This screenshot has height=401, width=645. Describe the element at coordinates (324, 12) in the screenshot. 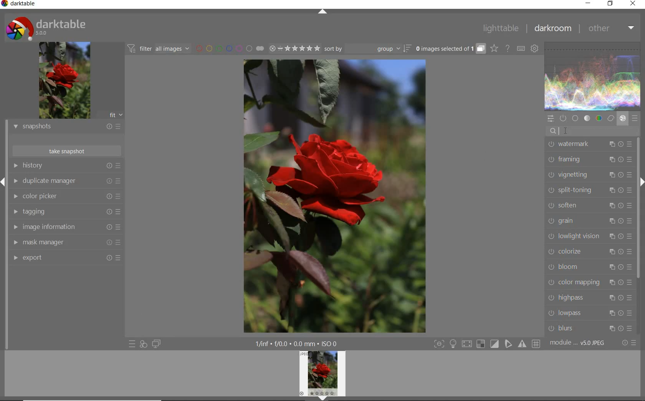

I see `expand/collapse` at that location.